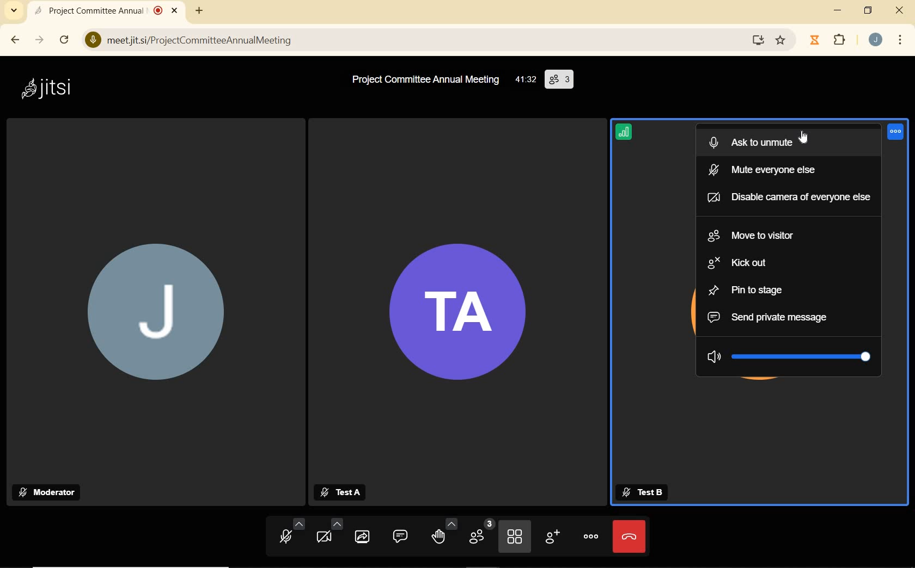 This screenshot has width=915, height=568. What do you see at coordinates (900, 41) in the screenshot?
I see `CUSTOMIZE GOOGLE CHROME` at bounding box center [900, 41].